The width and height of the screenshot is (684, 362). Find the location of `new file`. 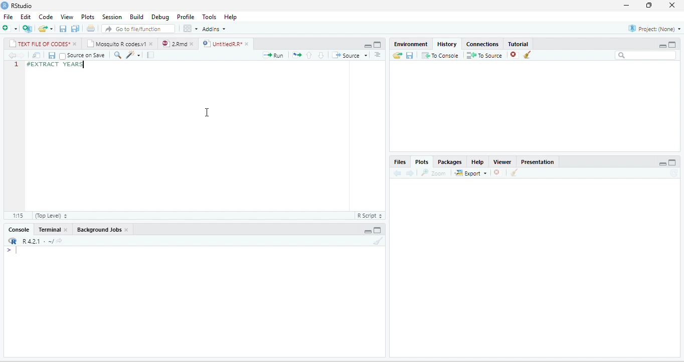

new file is located at coordinates (10, 29).